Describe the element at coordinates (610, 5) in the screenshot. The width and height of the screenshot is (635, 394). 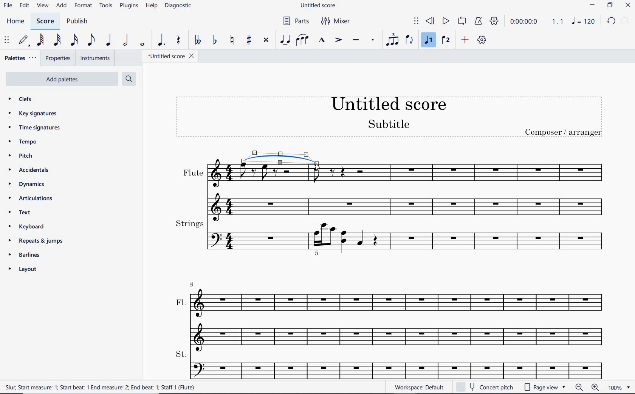
I see `restore down` at that location.